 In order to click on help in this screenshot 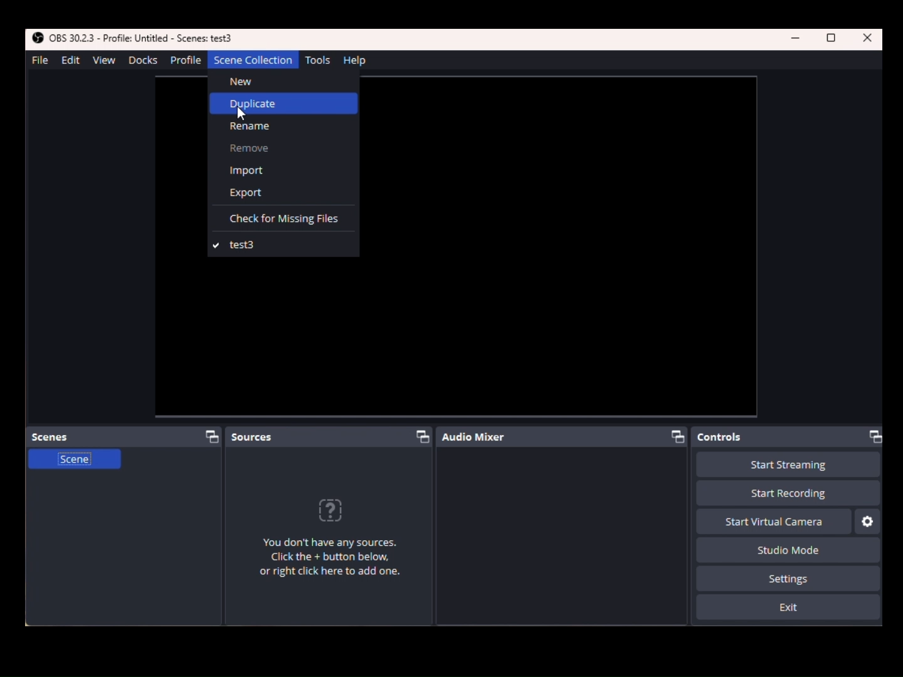, I will do `click(357, 60)`.